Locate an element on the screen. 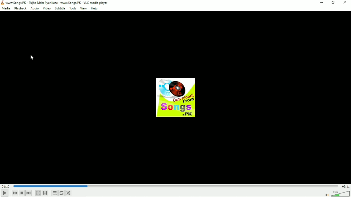  Previous is located at coordinates (15, 193).